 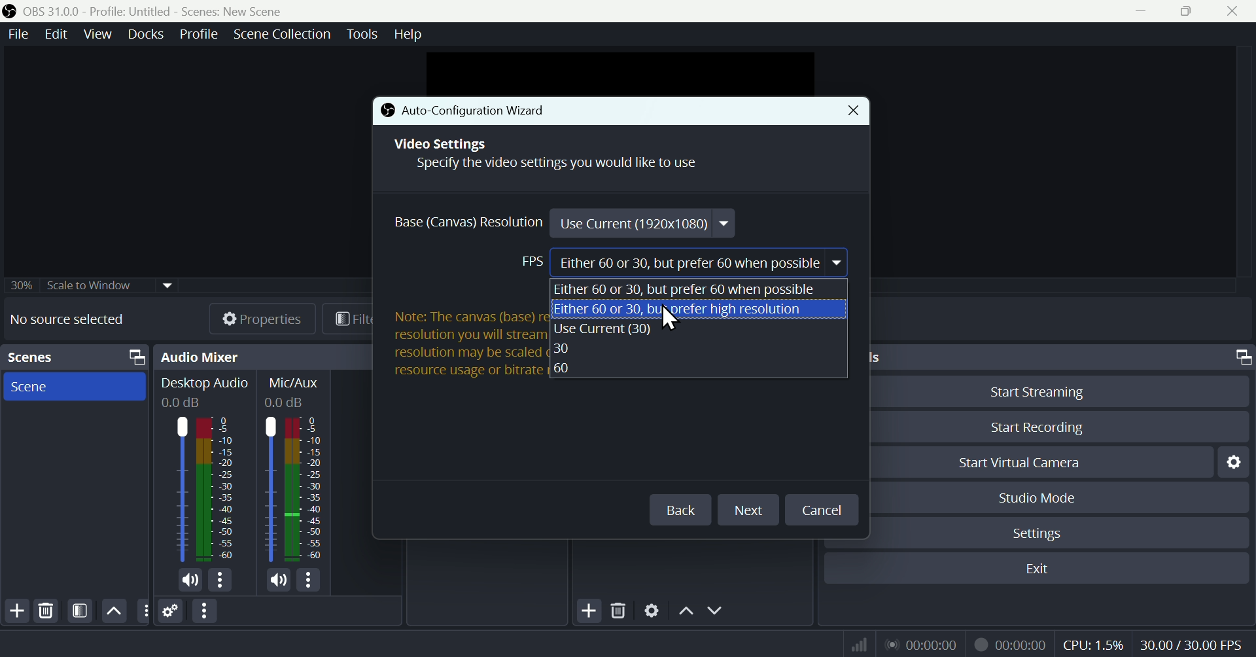 I want to click on Scene, so click(x=74, y=386).